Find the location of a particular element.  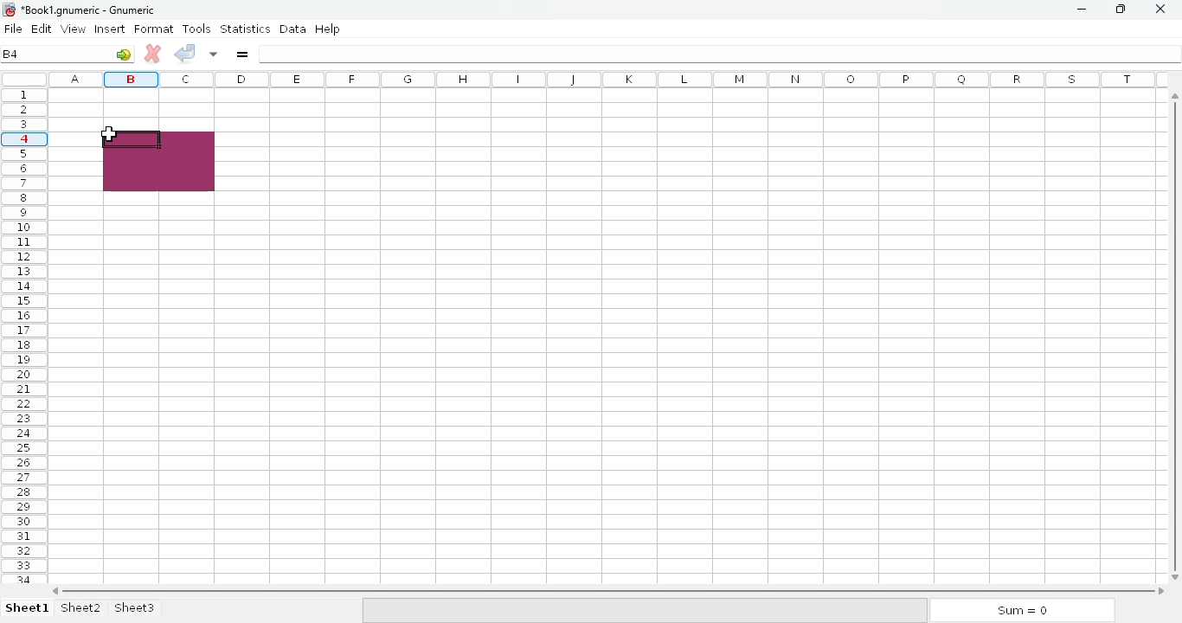

sheet 1 is located at coordinates (27, 607).